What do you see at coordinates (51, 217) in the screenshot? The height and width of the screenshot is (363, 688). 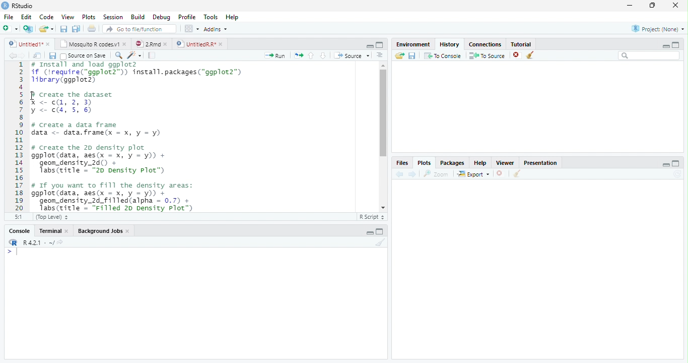 I see `(Top Level)` at bounding box center [51, 217].